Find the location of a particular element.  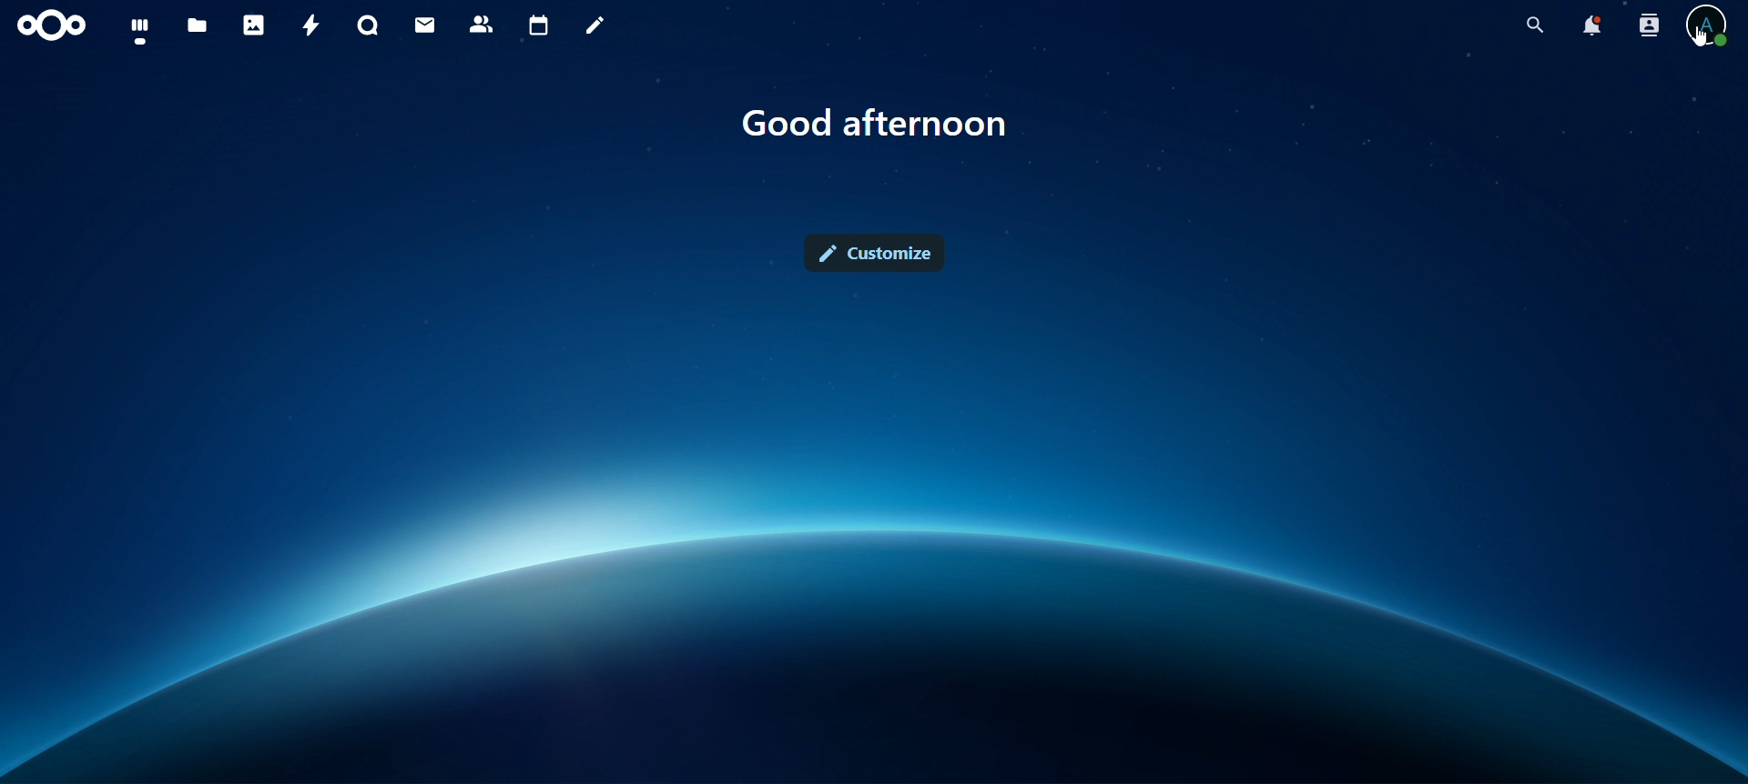

contacts is located at coordinates (484, 24).